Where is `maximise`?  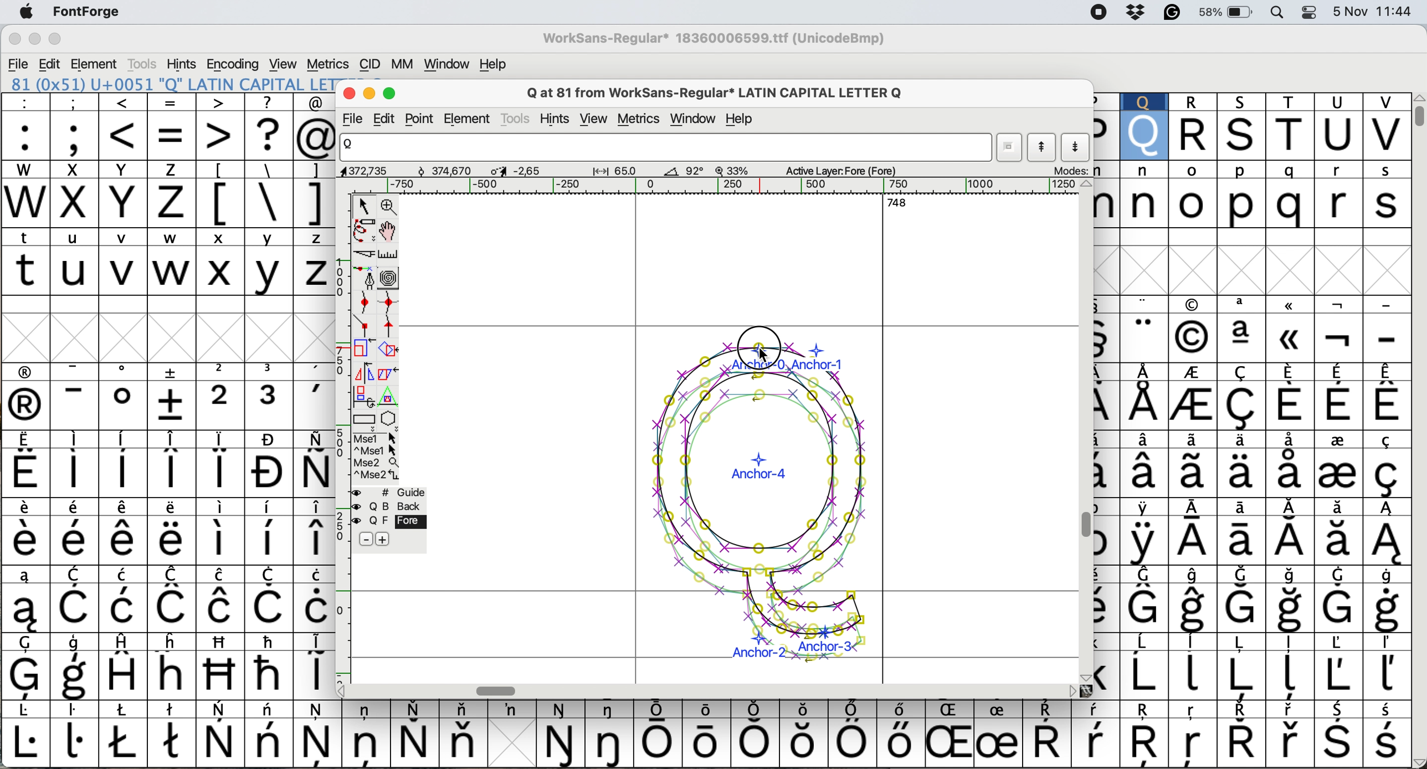
maximise is located at coordinates (391, 94).